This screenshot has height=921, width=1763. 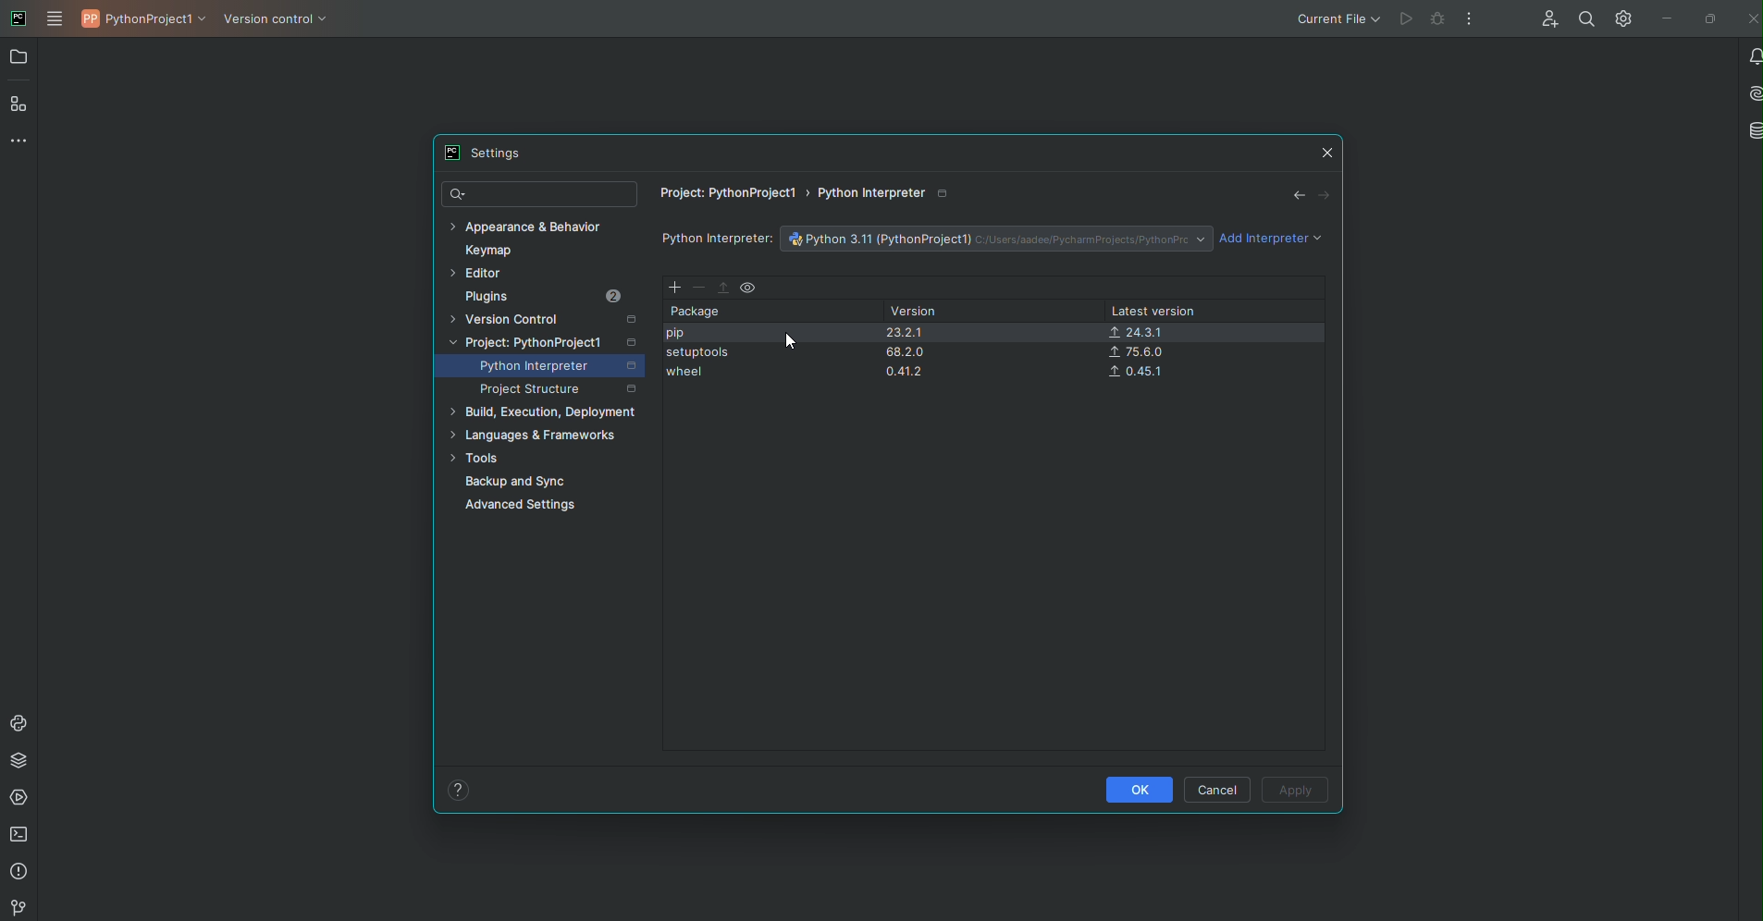 I want to click on Build, Execution, Development, so click(x=546, y=412).